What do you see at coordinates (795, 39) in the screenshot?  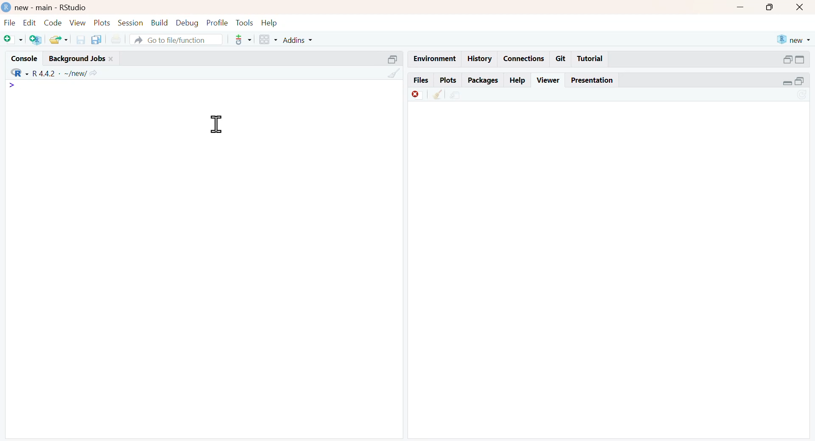 I see `® new +` at bounding box center [795, 39].